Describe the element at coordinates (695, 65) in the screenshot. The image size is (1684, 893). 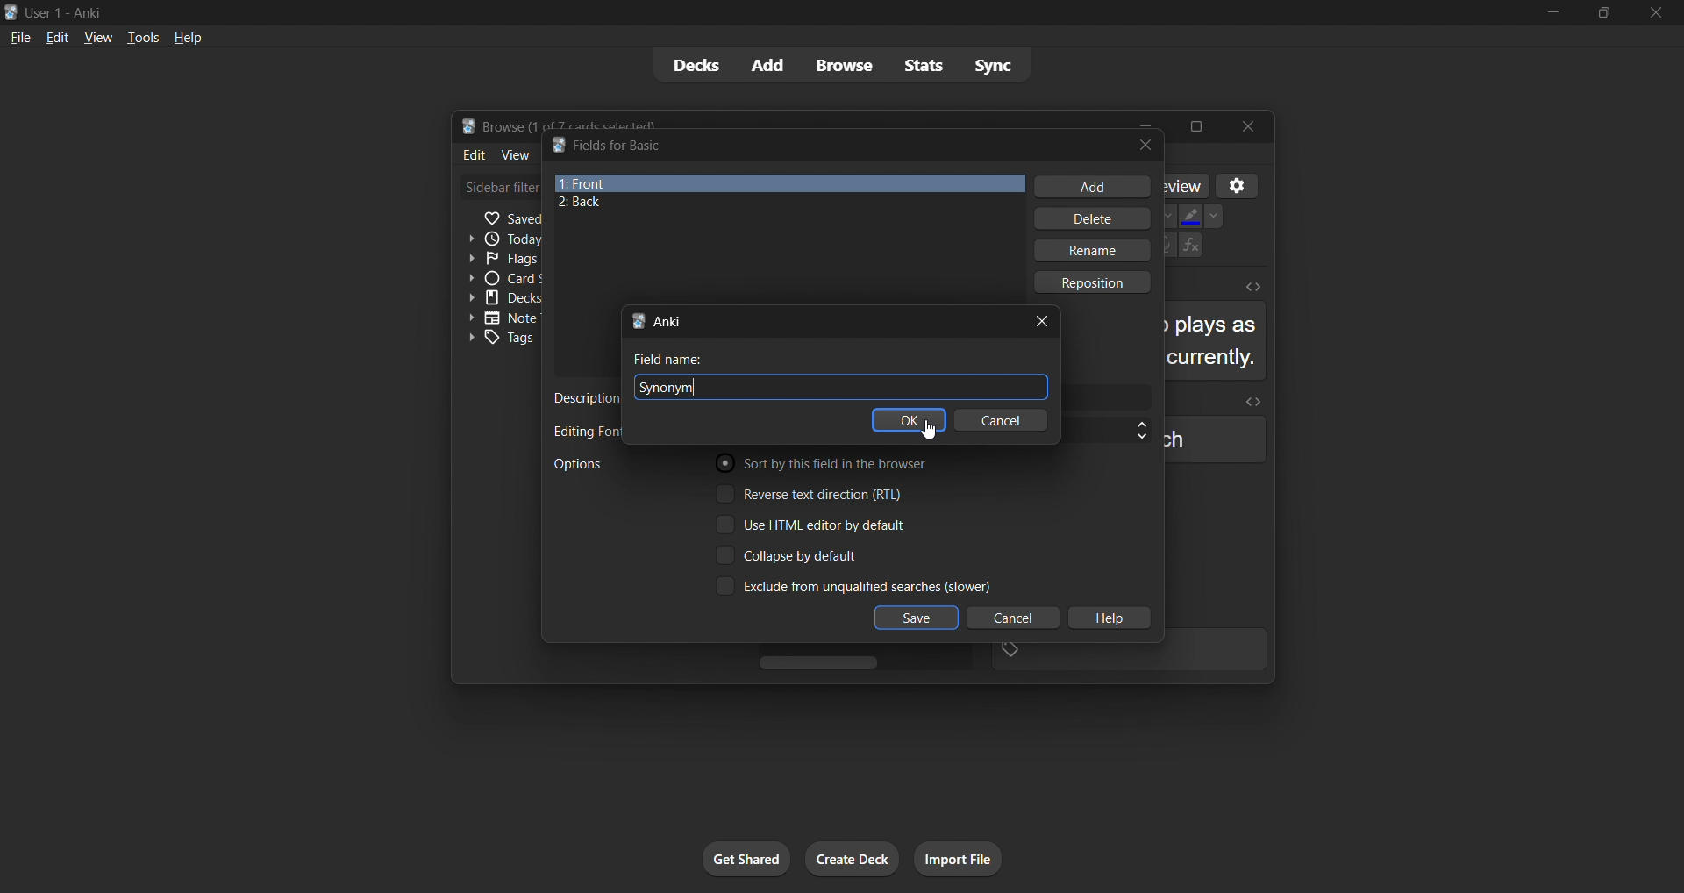
I see `decks` at that location.